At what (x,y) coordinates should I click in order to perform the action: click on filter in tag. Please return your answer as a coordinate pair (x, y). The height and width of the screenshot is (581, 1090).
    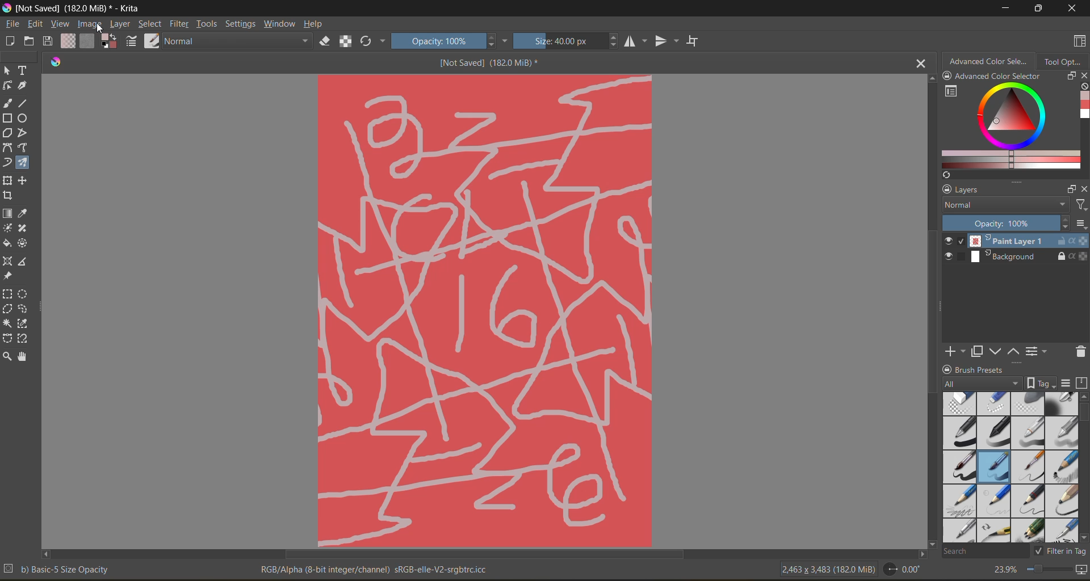
    Looking at the image, I should click on (1058, 552).